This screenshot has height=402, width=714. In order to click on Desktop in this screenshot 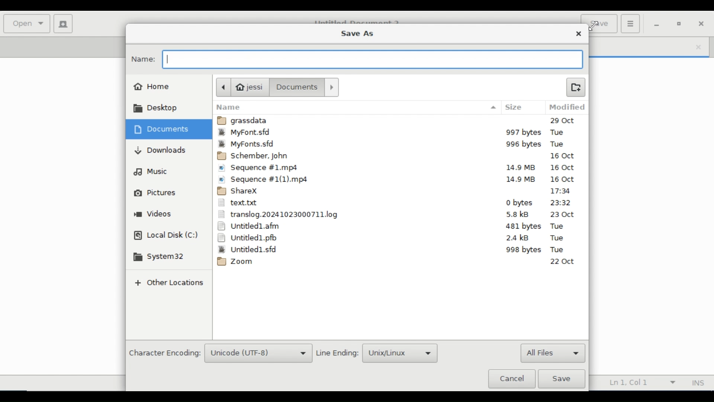, I will do `click(153, 109)`.